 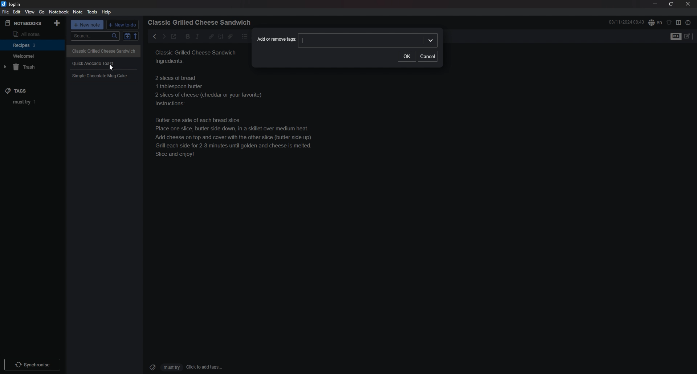 I want to click on Help, so click(x=107, y=12).